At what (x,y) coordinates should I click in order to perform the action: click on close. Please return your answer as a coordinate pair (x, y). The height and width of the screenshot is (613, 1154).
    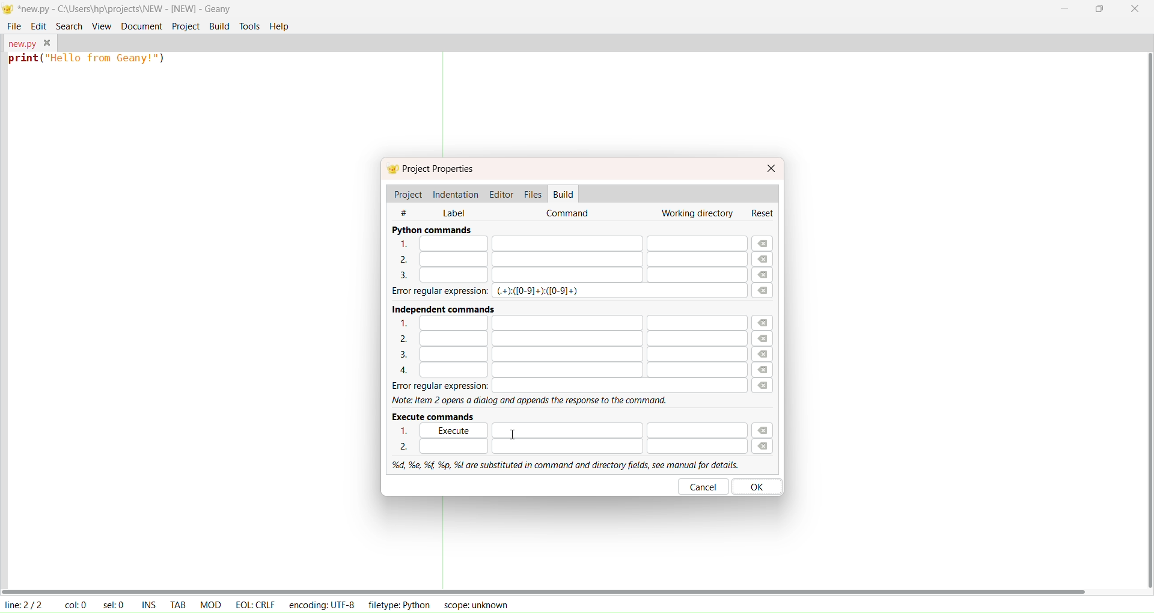
    Looking at the image, I should click on (1136, 10).